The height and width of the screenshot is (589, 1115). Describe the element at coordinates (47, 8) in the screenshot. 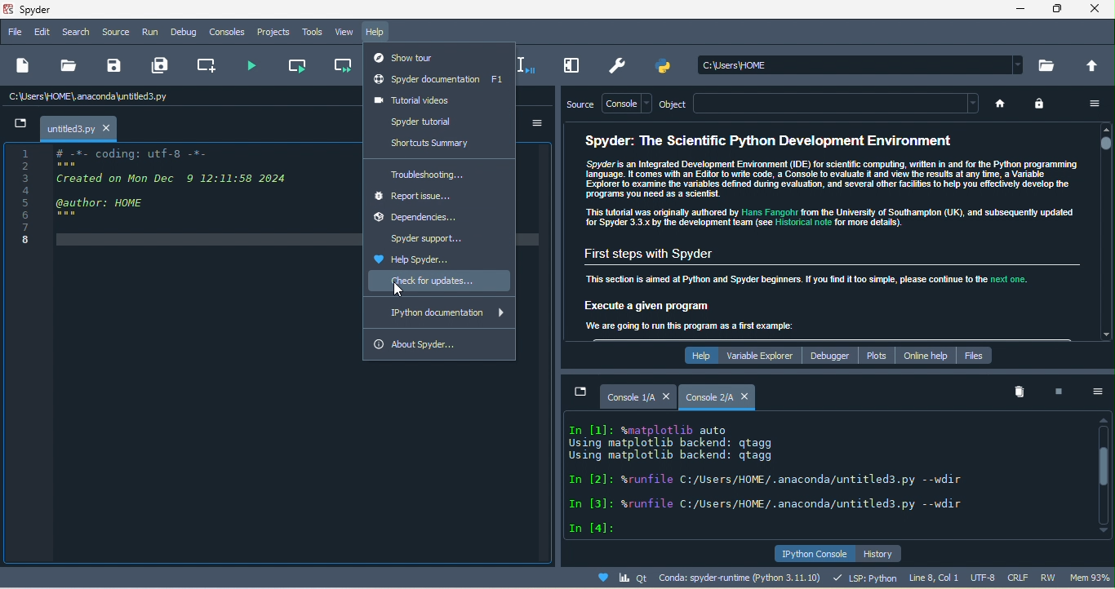

I see `title` at that location.